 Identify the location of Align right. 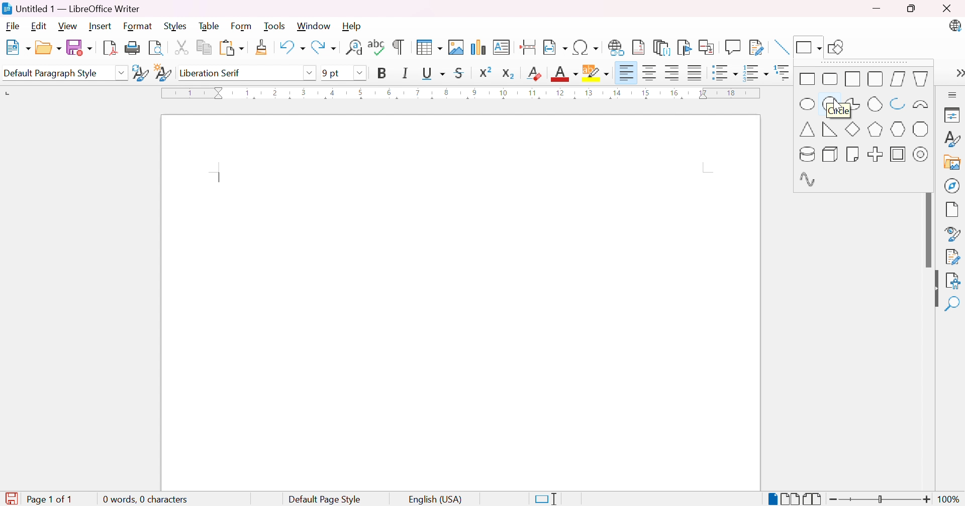
(674, 73).